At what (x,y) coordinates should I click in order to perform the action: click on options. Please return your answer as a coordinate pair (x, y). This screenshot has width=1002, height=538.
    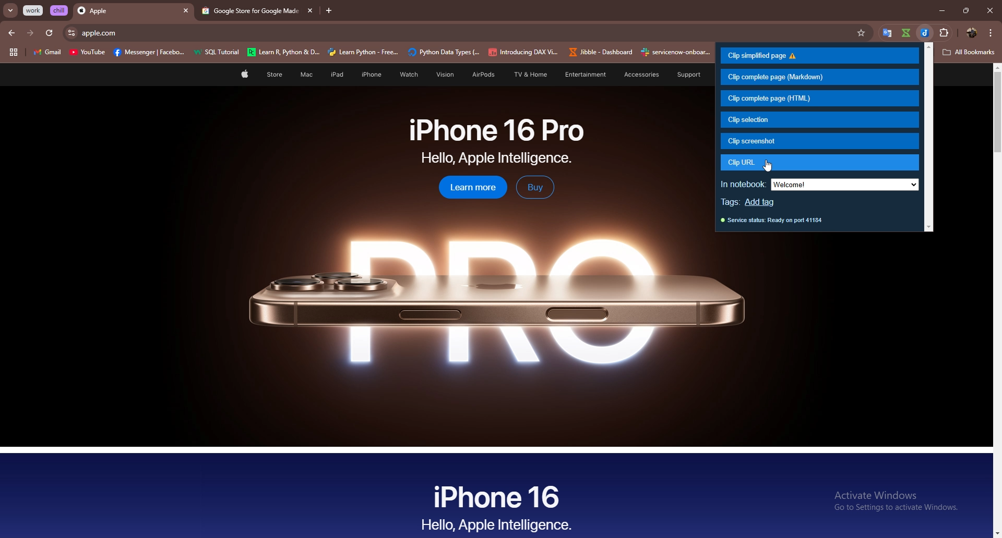
    Looking at the image, I should click on (991, 32).